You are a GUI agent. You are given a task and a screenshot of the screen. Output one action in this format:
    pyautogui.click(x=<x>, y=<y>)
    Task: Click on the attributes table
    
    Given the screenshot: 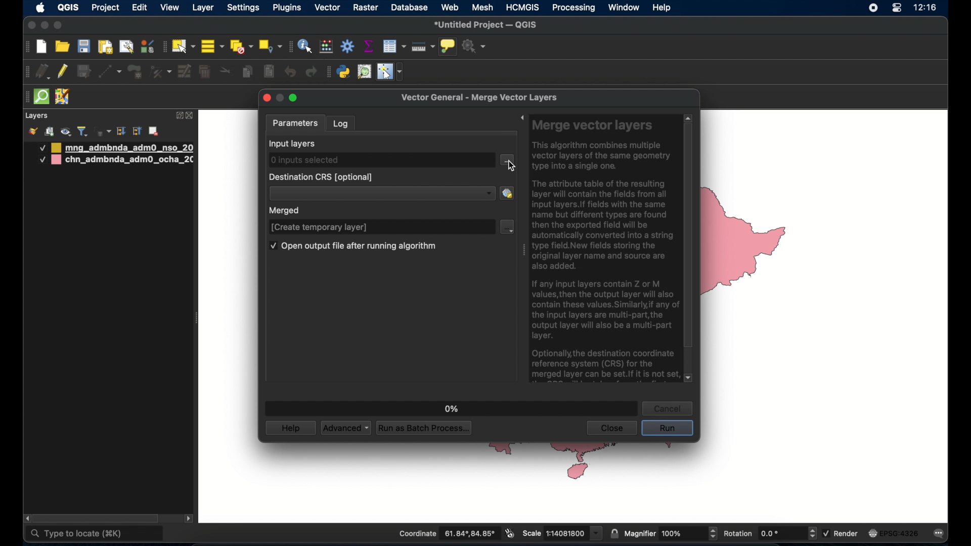 What is the action you would take?
    pyautogui.click(x=394, y=46)
    